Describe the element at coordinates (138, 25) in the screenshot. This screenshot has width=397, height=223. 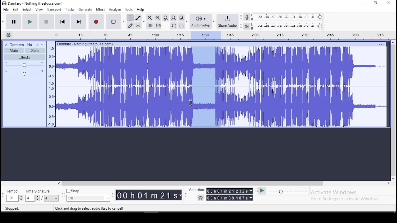
I see `multi tool` at that location.